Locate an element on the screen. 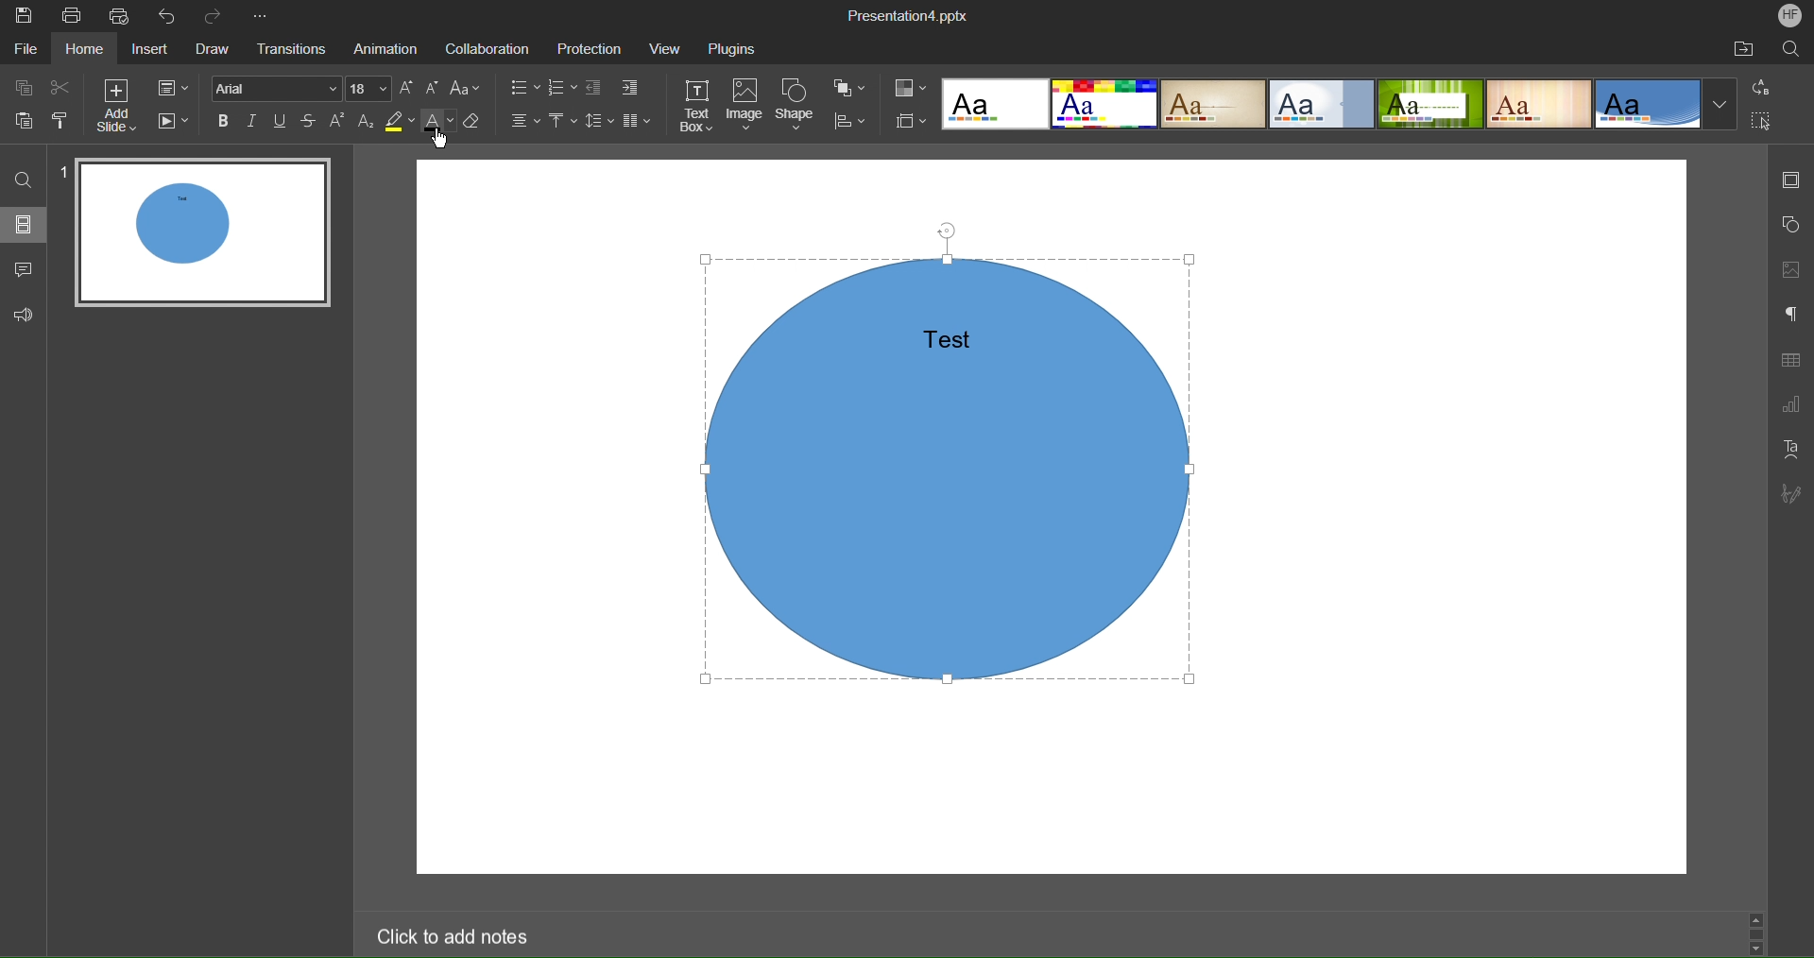  Cut is located at coordinates (65, 91).